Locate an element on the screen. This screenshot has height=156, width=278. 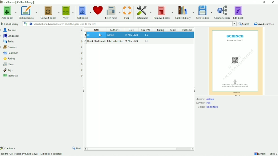
1 is located at coordinates (82, 36).